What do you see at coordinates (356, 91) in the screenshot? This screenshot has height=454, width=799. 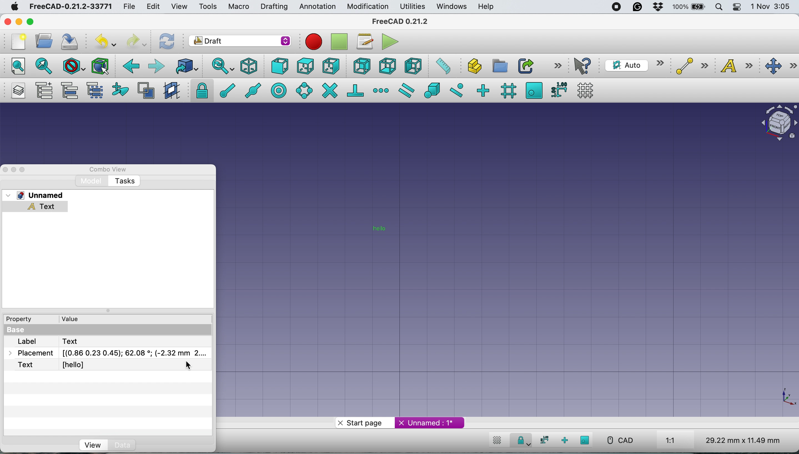 I see `snap perpendiculat` at bounding box center [356, 91].